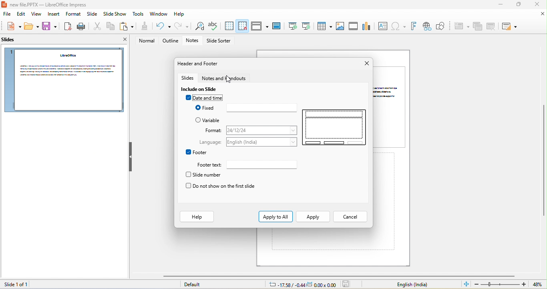  What do you see at coordinates (199, 64) in the screenshot?
I see `header and footer` at bounding box center [199, 64].